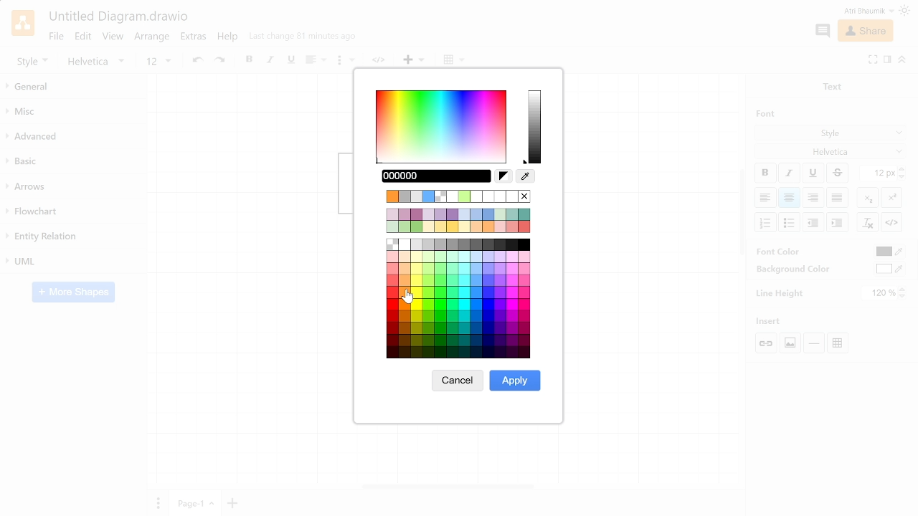 The image size is (918, 516). What do you see at coordinates (250, 61) in the screenshot?
I see `bold` at bounding box center [250, 61].